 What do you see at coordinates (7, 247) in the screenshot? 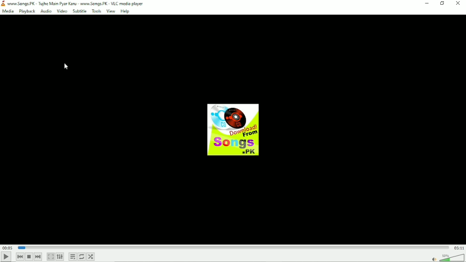
I see `Elapsed time` at bounding box center [7, 247].